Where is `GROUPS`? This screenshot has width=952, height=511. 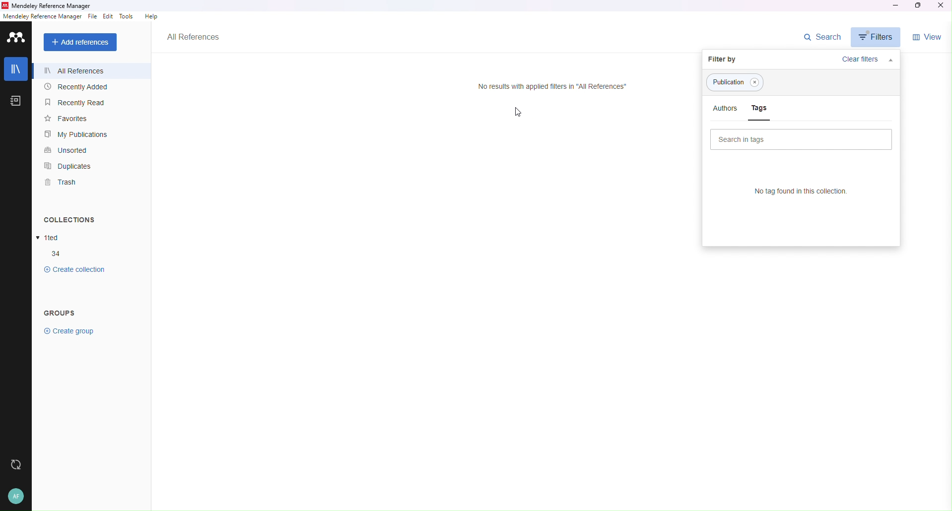
GROUPS is located at coordinates (70, 313).